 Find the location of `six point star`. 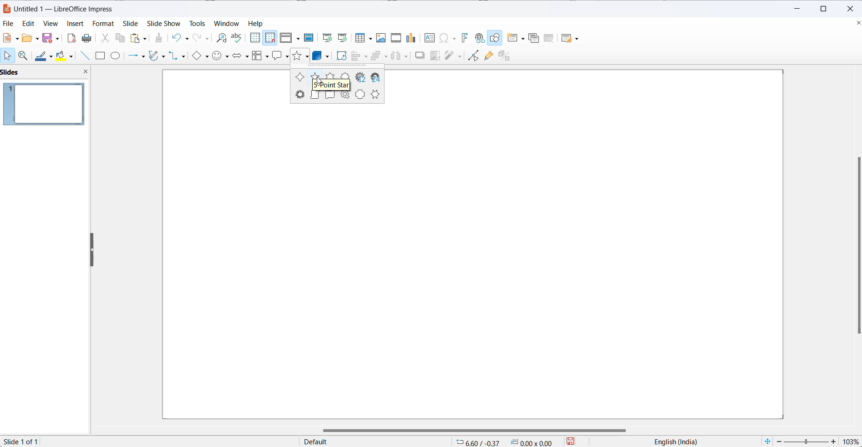

six point star is located at coordinates (332, 75).